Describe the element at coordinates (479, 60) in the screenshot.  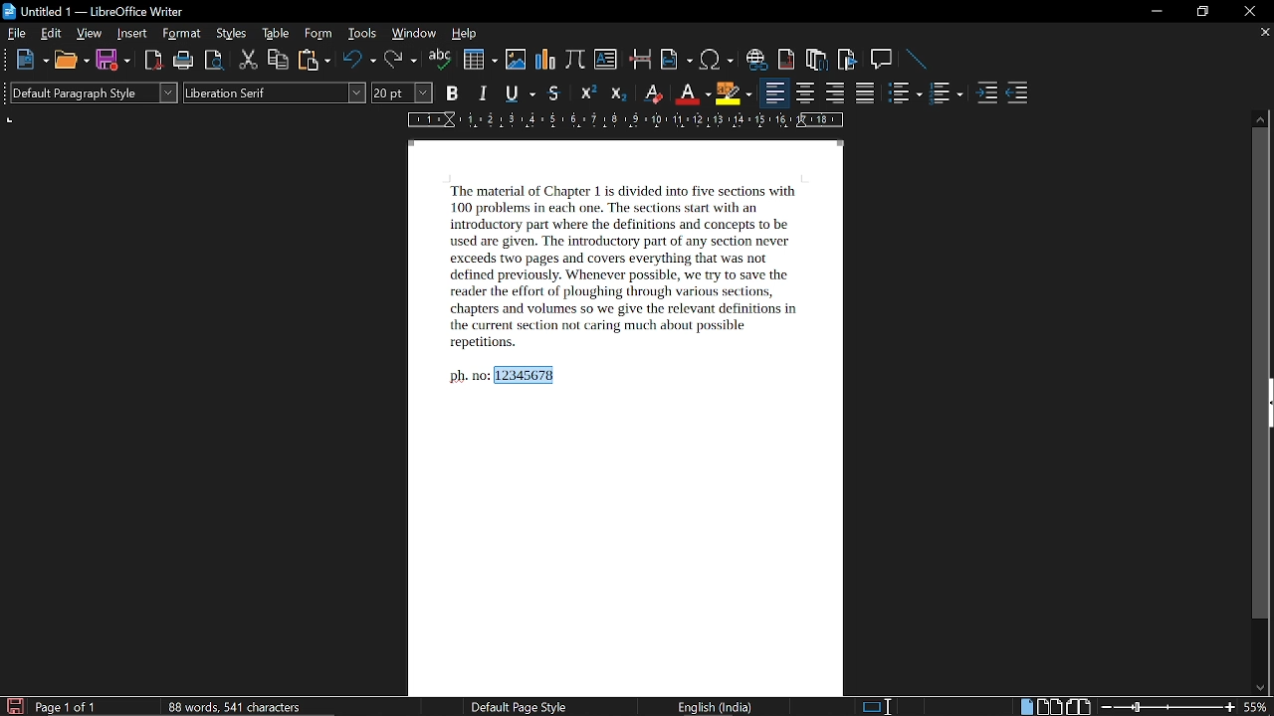
I see `insert table` at that location.